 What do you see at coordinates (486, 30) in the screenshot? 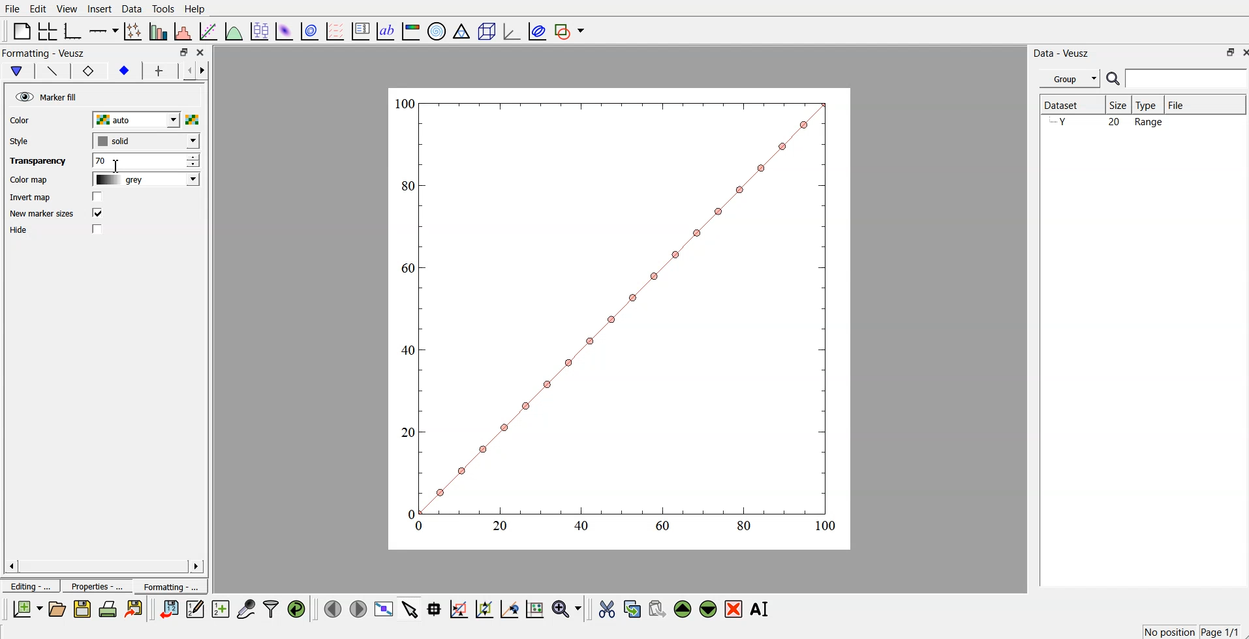
I see `3D scene` at bounding box center [486, 30].